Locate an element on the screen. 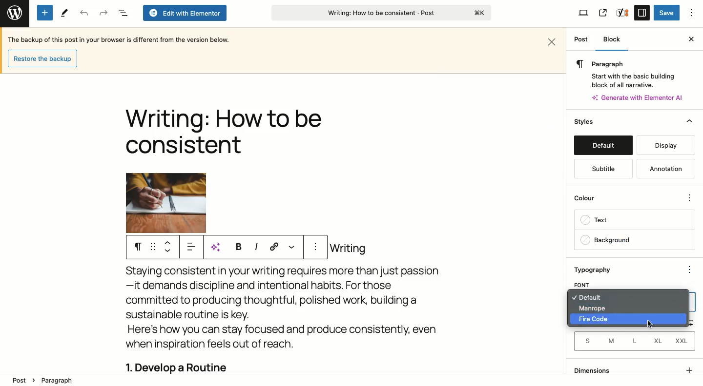 This screenshot has width=703, height=386. Drag is located at coordinates (153, 247).